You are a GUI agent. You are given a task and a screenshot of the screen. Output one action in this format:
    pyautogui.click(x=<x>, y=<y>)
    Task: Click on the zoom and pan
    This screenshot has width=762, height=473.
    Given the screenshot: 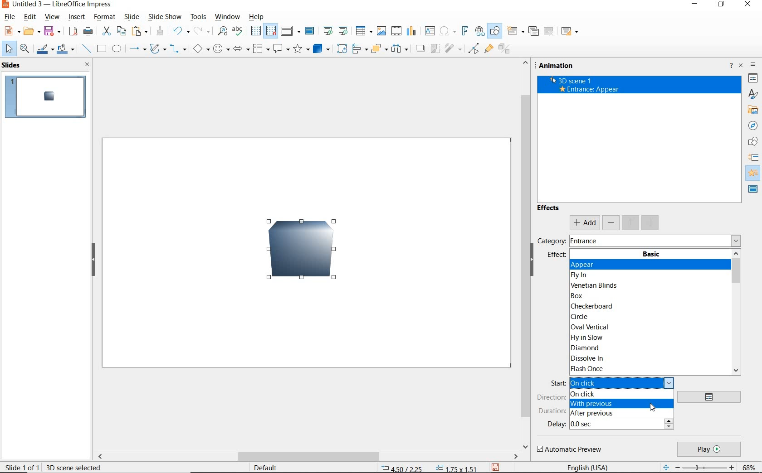 What is the action you would take?
    pyautogui.click(x=24, y=50)
    